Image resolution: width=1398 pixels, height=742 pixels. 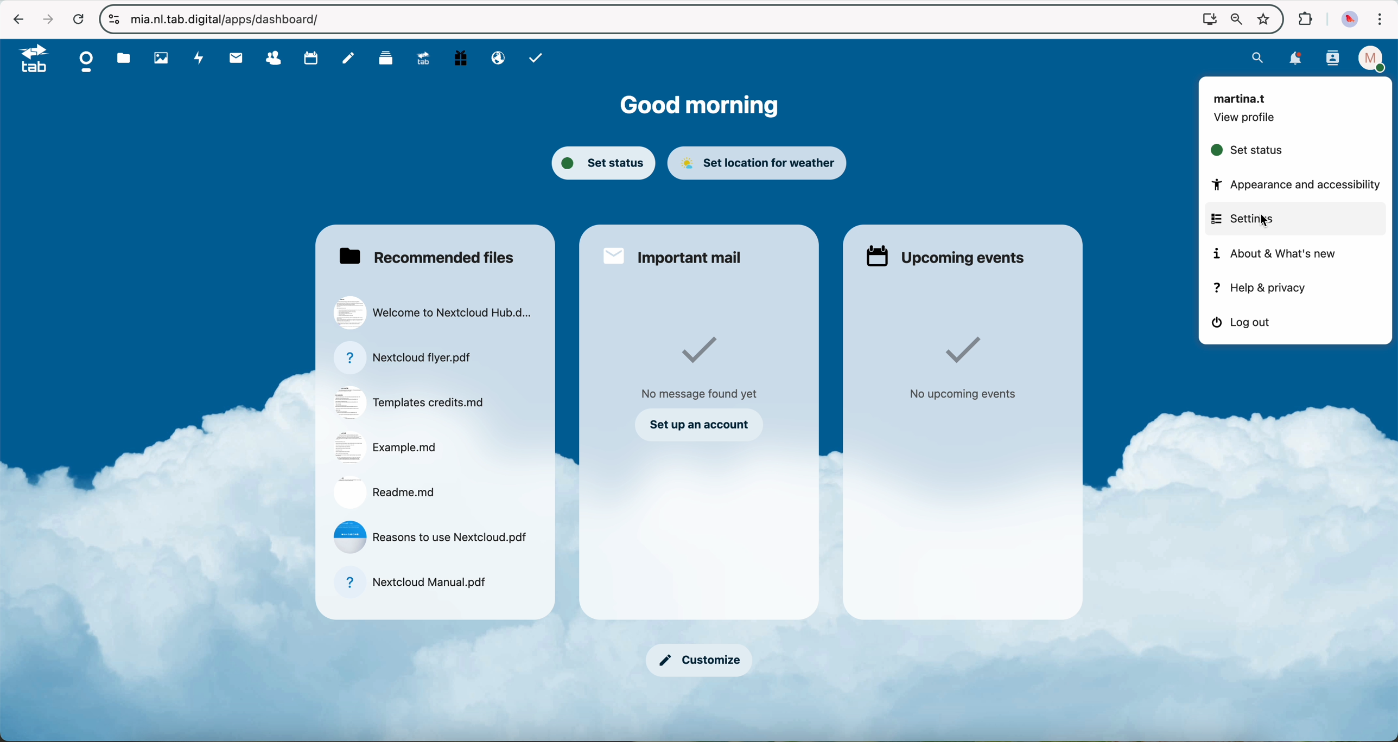 What do you see at coordinates (16, 18) in the screenshot?
I see `navigate back` at bounding box center [16, 18].